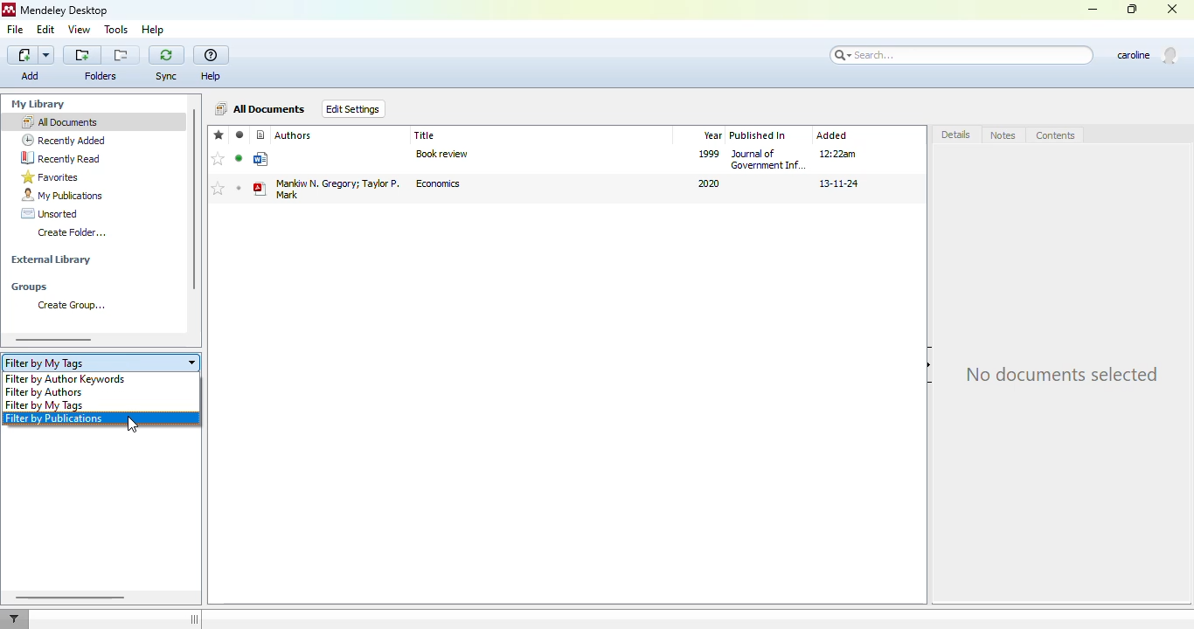  I want to click on minimize, so click(1093, 10).